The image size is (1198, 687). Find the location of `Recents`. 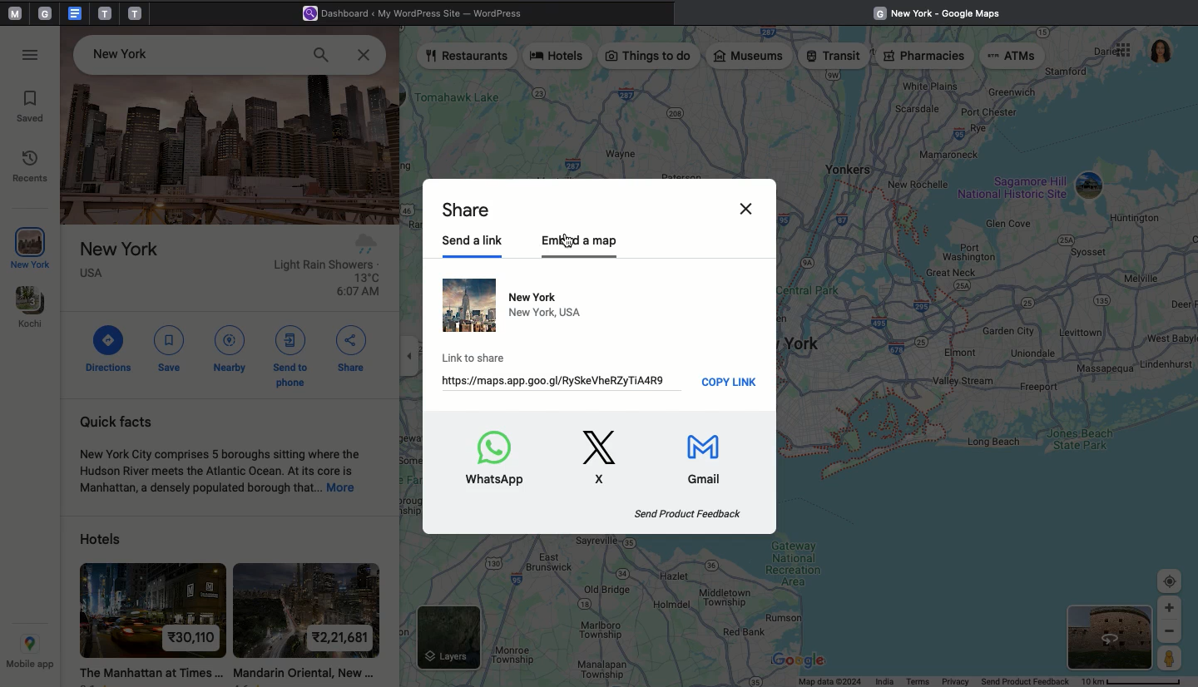

Recents is located at coordinates (32, 168).